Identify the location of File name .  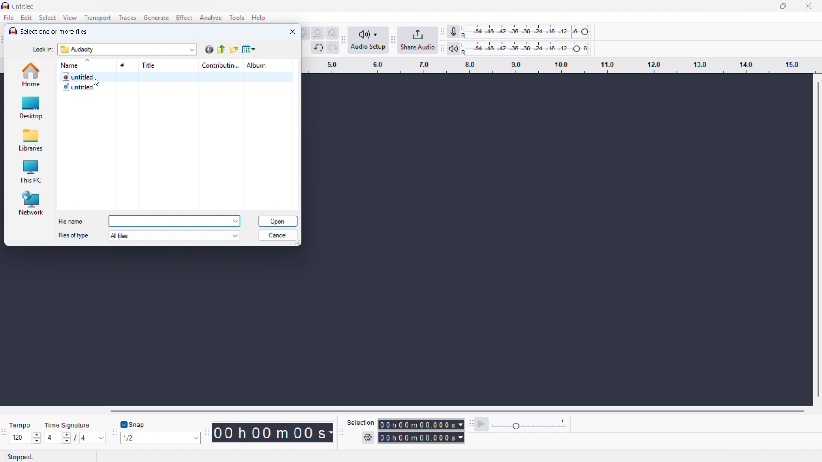
(175, 221).